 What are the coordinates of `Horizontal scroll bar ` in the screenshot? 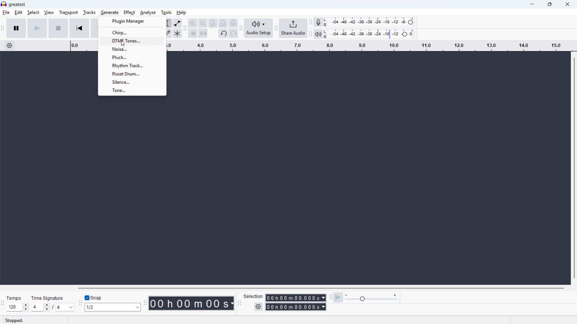 It's located at (322, 288).